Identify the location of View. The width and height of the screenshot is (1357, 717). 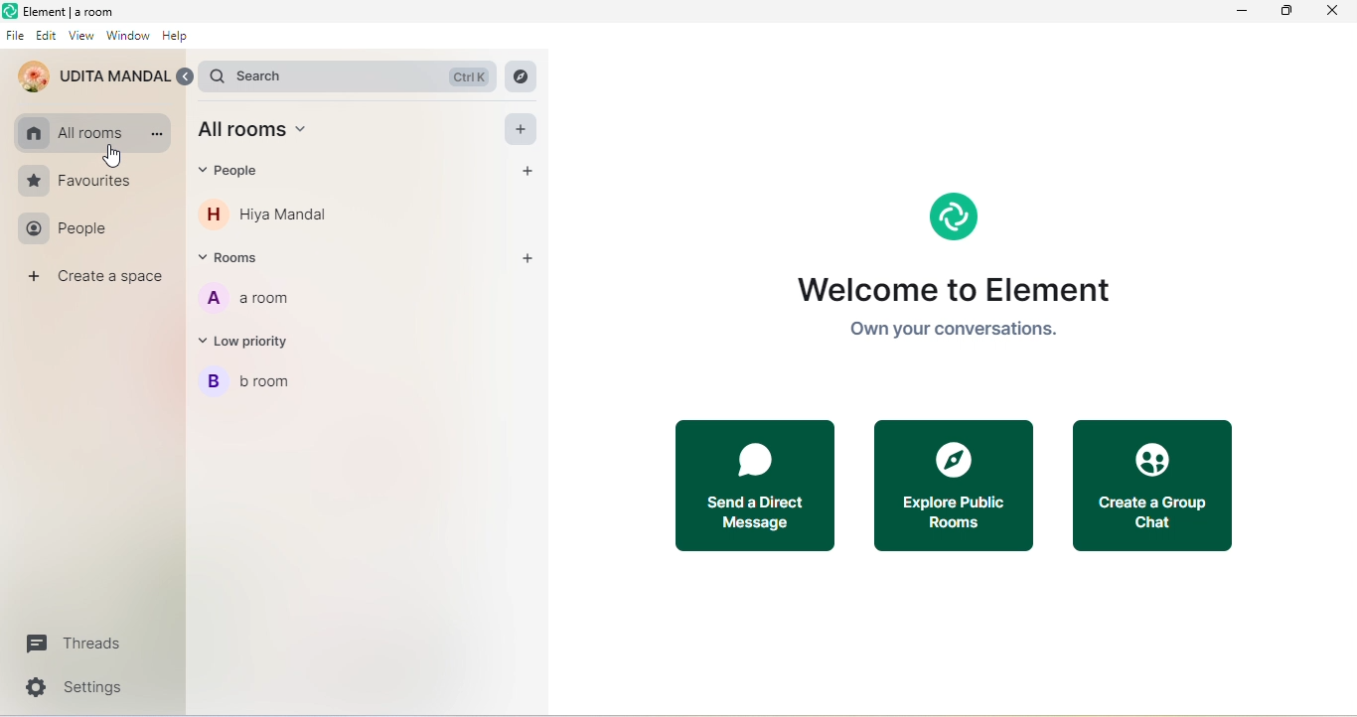
(82, 37).